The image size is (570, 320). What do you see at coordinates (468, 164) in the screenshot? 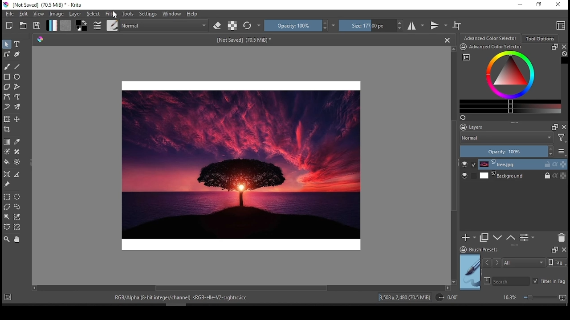
I see `layer visibility on/off` at bounding box center [468, 164].